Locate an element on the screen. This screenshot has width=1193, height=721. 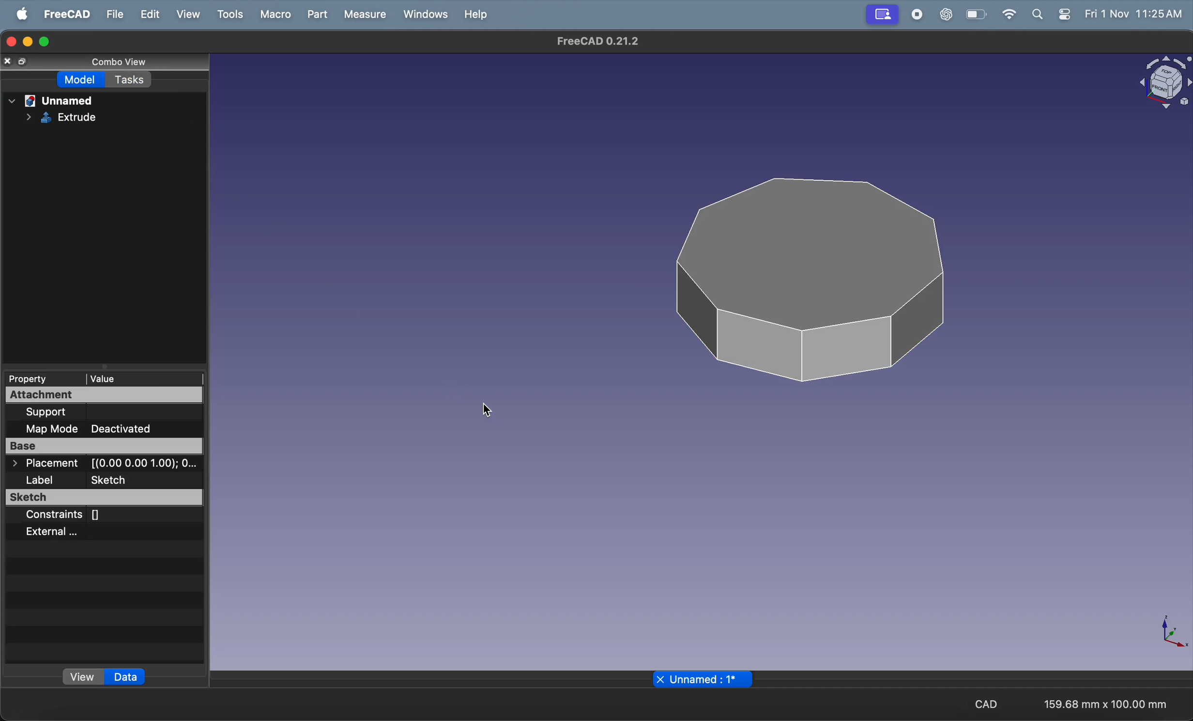
data is located at coordinates (126, 677).